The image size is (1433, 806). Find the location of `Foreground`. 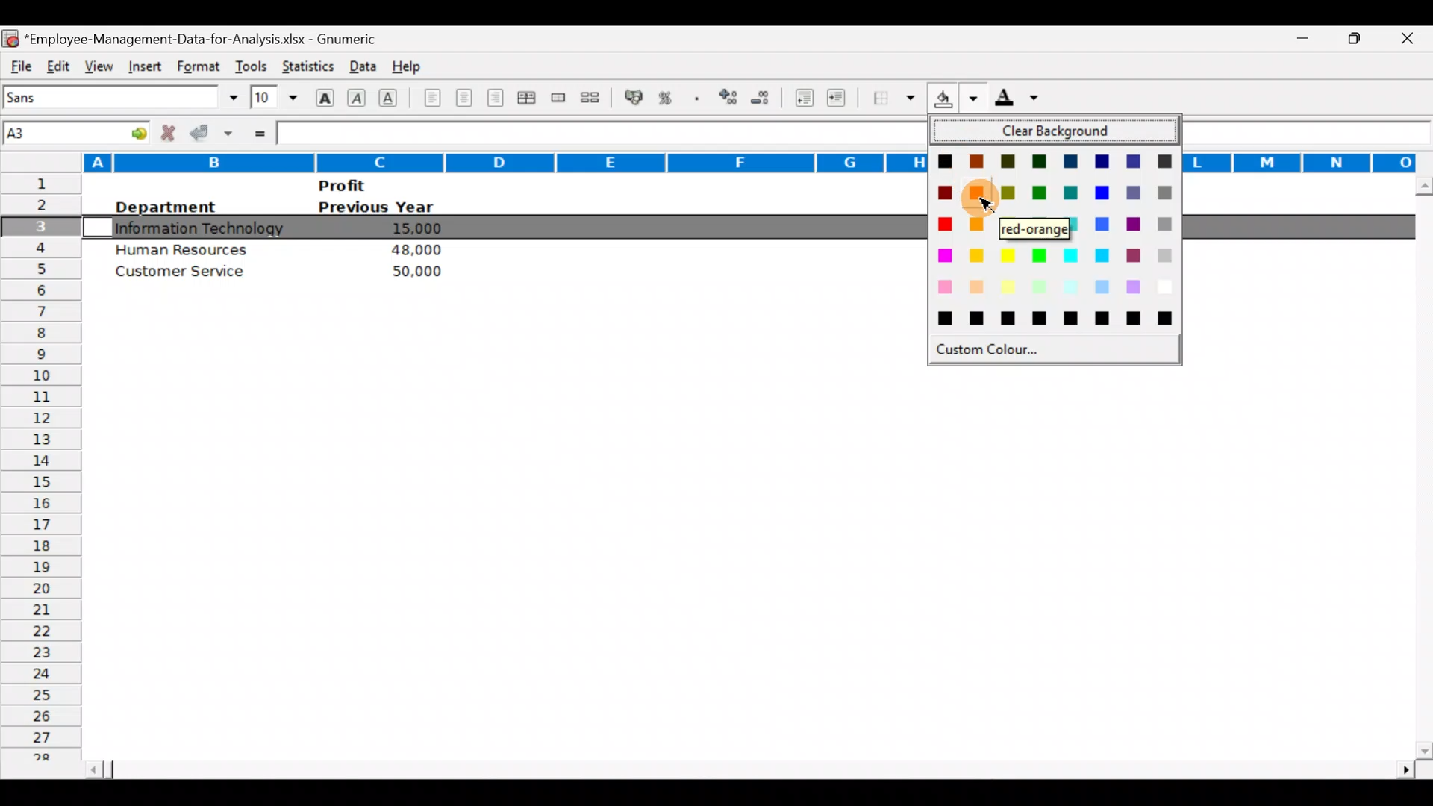

Foreground is located at coordinates (1022, 102).